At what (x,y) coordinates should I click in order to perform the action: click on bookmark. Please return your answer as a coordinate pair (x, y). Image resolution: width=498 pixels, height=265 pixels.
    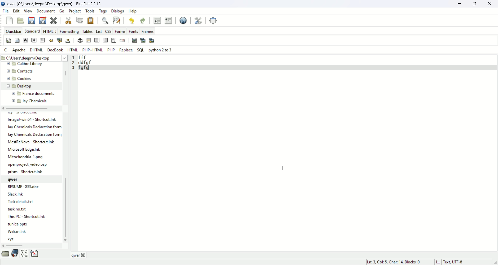
    Looking at the image, I should click on (15, 254).